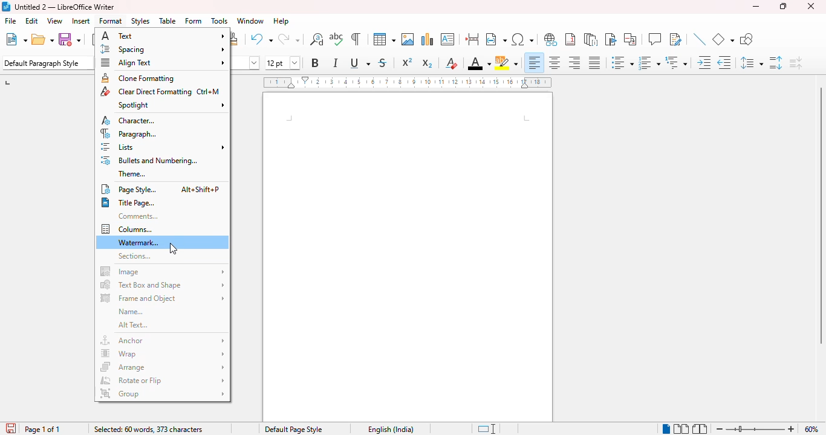 This screenshot has width=826, height=435. What do you see at coordinates (162, 49) in the screenshot?
I see `spacing` at bounding box center [162, 49].